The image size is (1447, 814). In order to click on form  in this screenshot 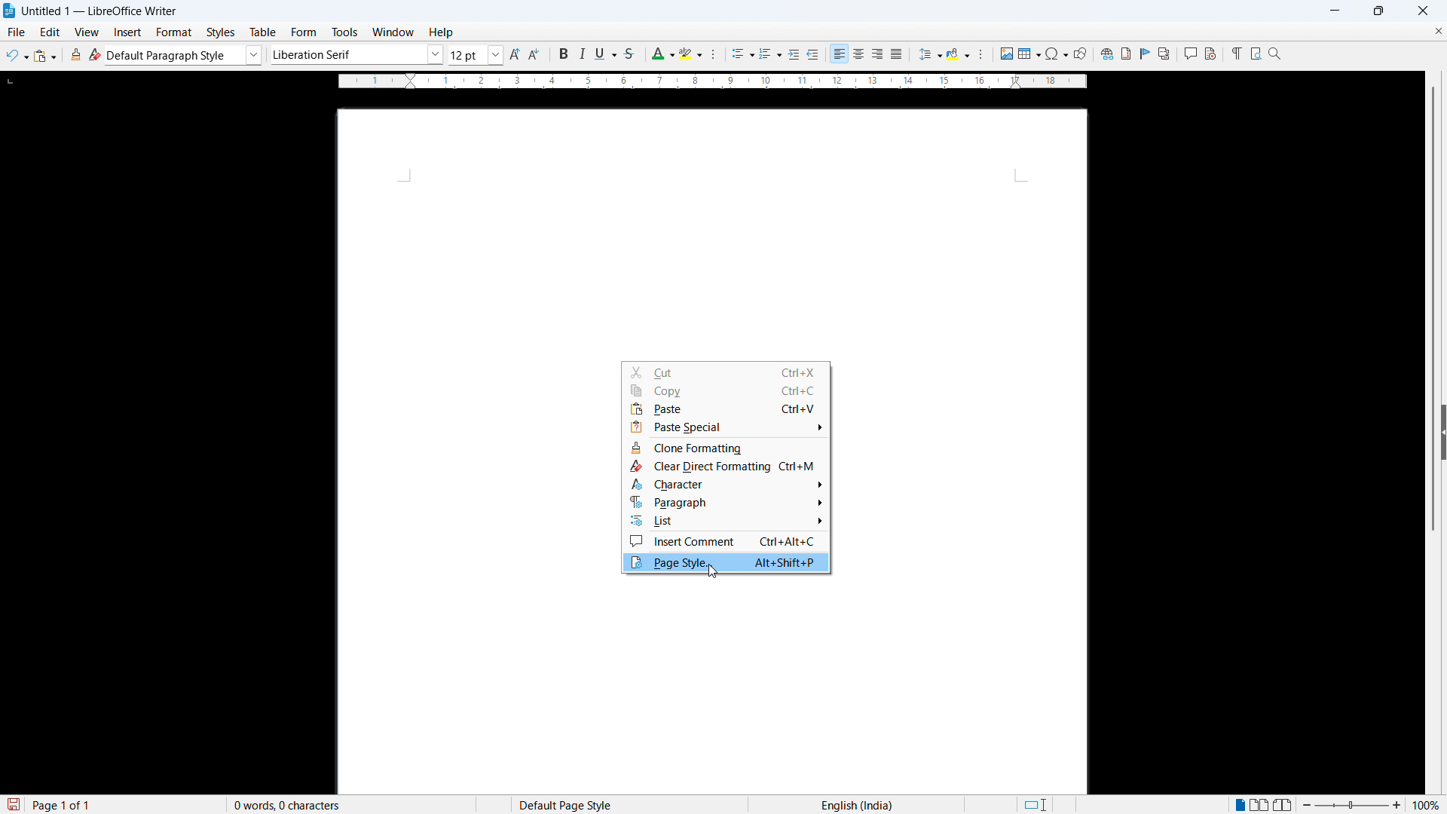, I will do `click(304, 32)`.